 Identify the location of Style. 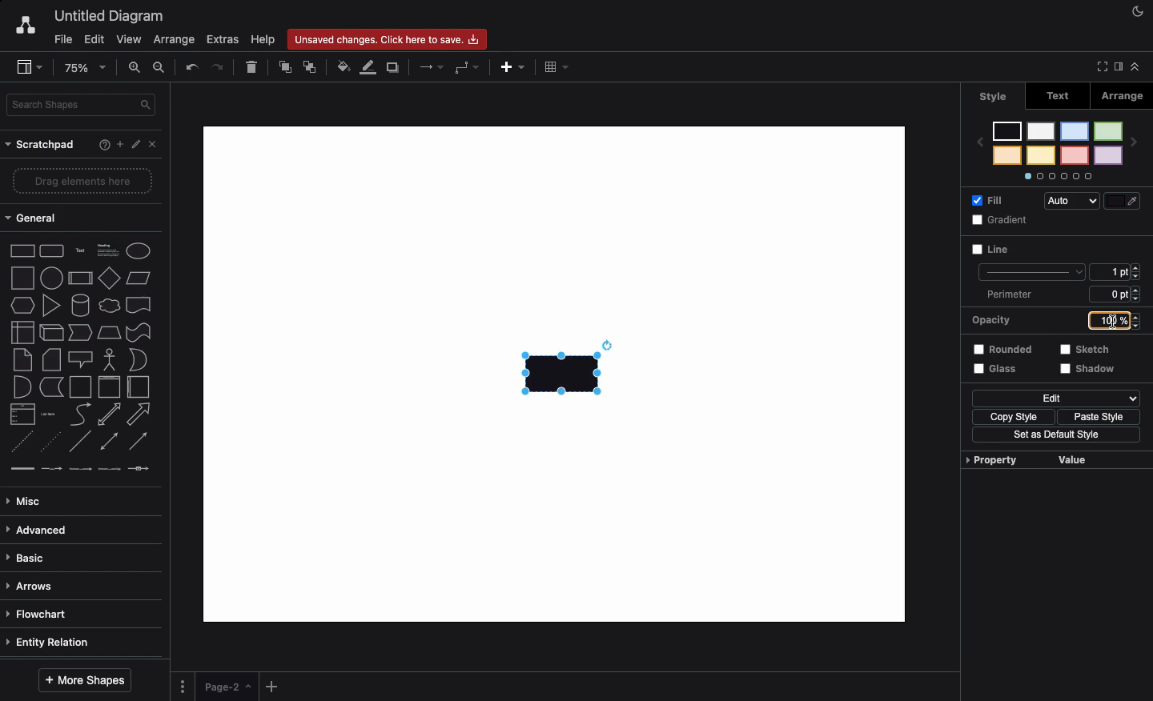
(989, 98).